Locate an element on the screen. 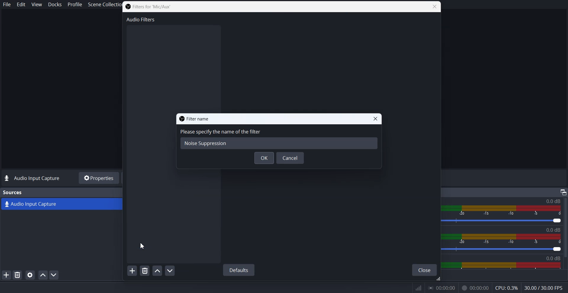 The width and height of the screenshot is (568, 293). Edit is located at coordinates (21, 4).